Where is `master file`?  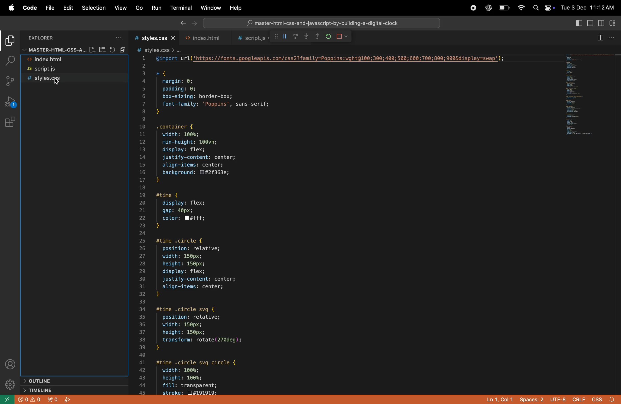
master file is located at coordinates (49, 50).